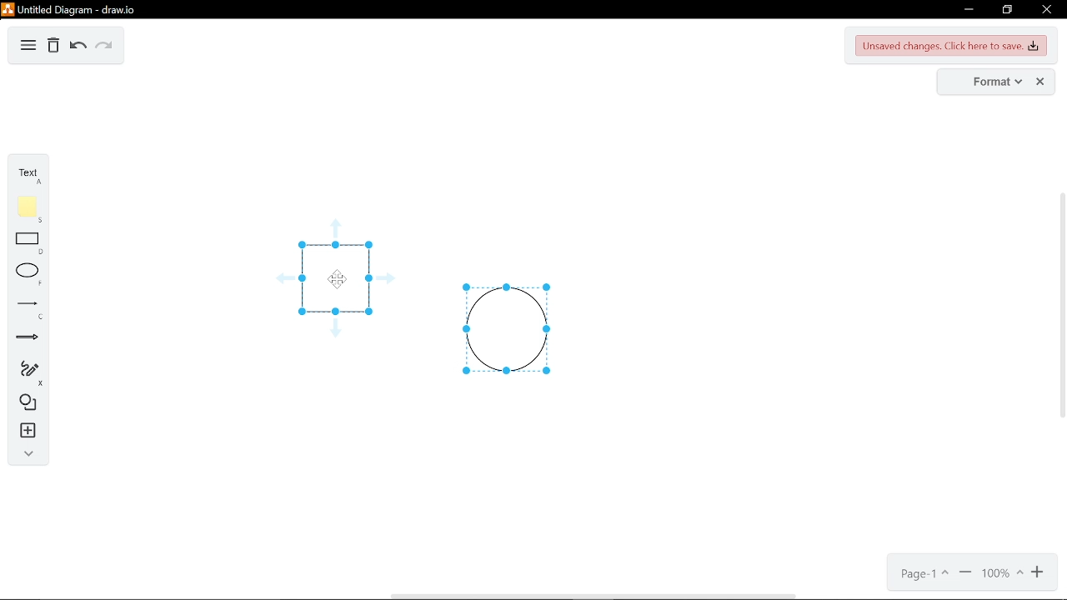 This screenshot has width=1067, height=600. I want to click on current page, so click(920, 576).